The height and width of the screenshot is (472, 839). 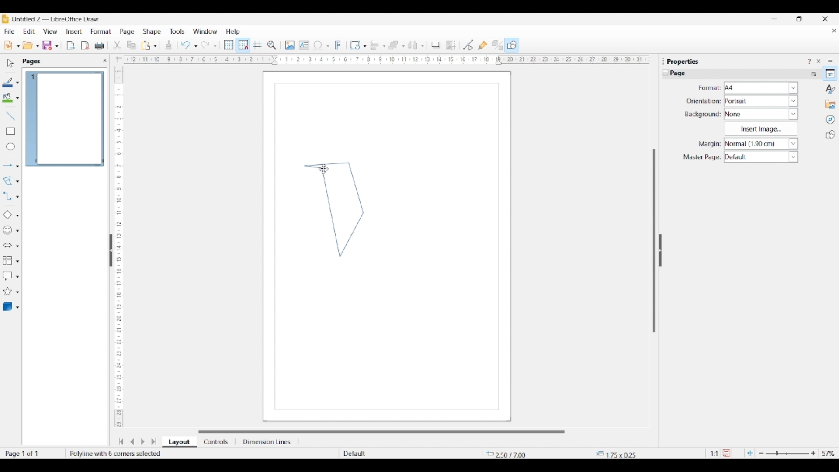 I want to click on Section title - Properties, so click(x=684, y=61).